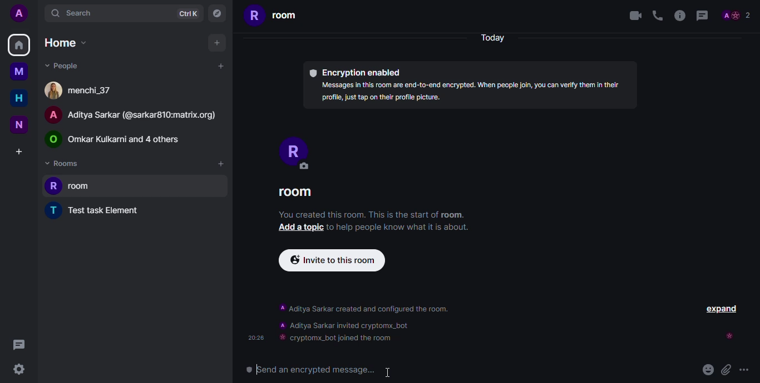 Image resolution: width=760 pixels, height=383 pixels. What do you see at coordinates (305, 154) in the screenshot?
I see `PROFILE` at bounding box center [305, 154].